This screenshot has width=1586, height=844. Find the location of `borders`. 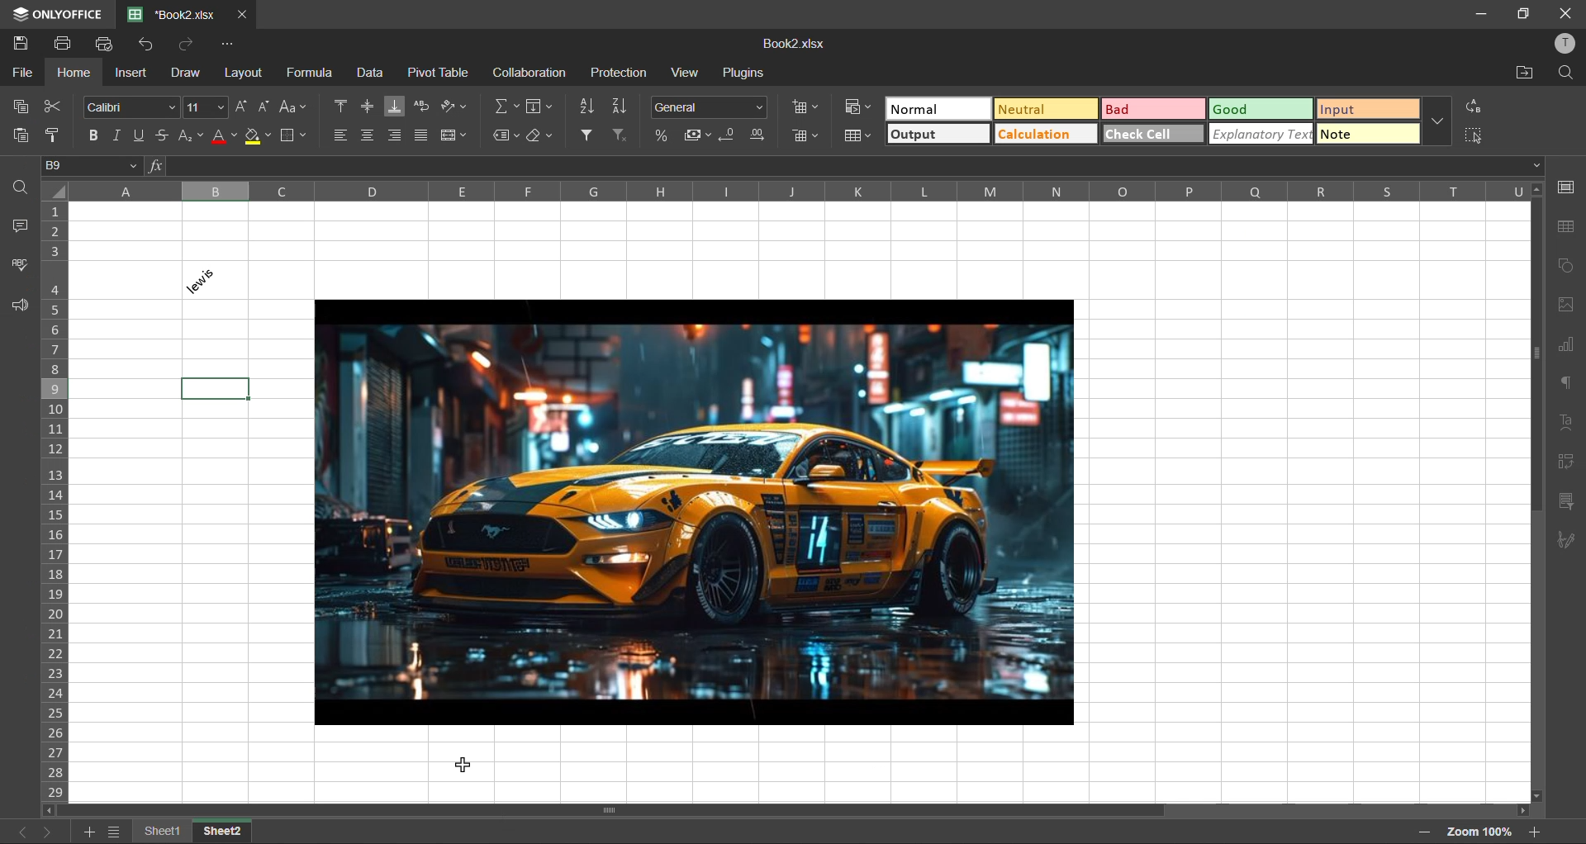

borders is located at coordinates (293, 135).